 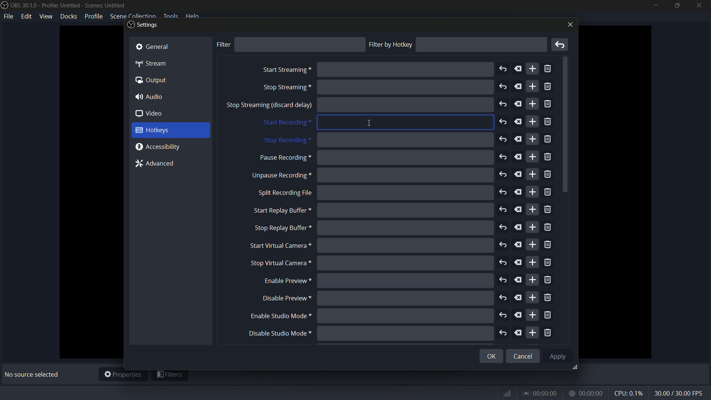 I want to click on properties, so click(x=123, y=375).